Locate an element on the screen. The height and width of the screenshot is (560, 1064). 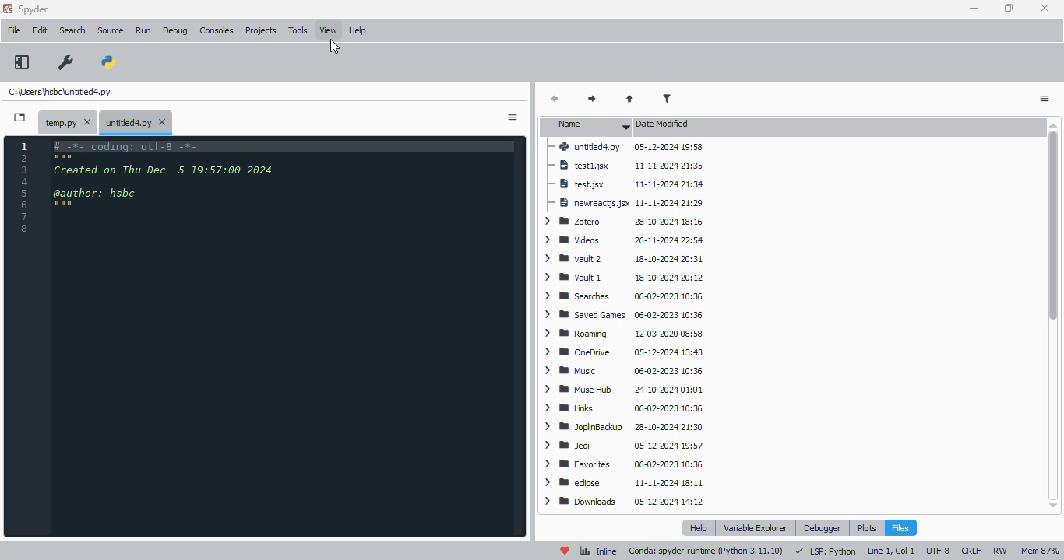
options is located at coordinates (1044, 100).